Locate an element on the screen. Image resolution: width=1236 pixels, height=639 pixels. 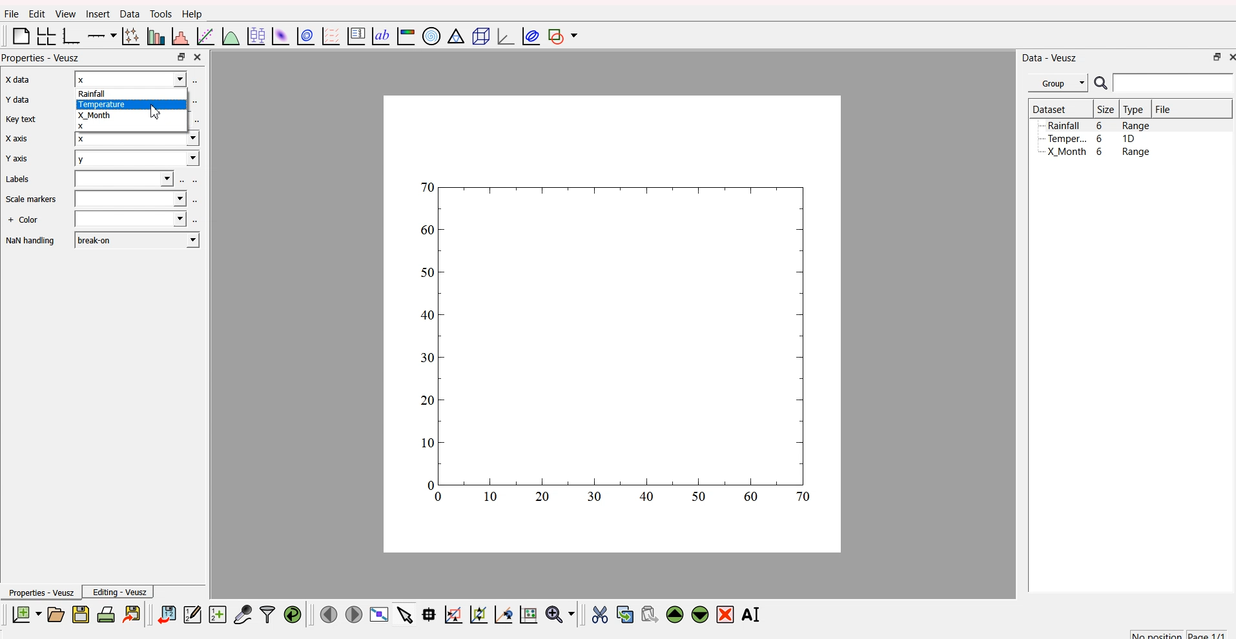
histogram of dataset is located at coordinates (181, 37).